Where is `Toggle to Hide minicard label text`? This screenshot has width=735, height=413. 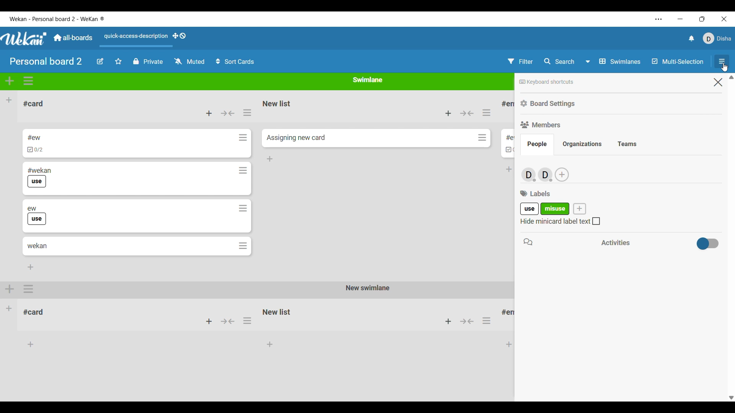 Toggle to Hide minicard label text is located at coordinates (560, 221).